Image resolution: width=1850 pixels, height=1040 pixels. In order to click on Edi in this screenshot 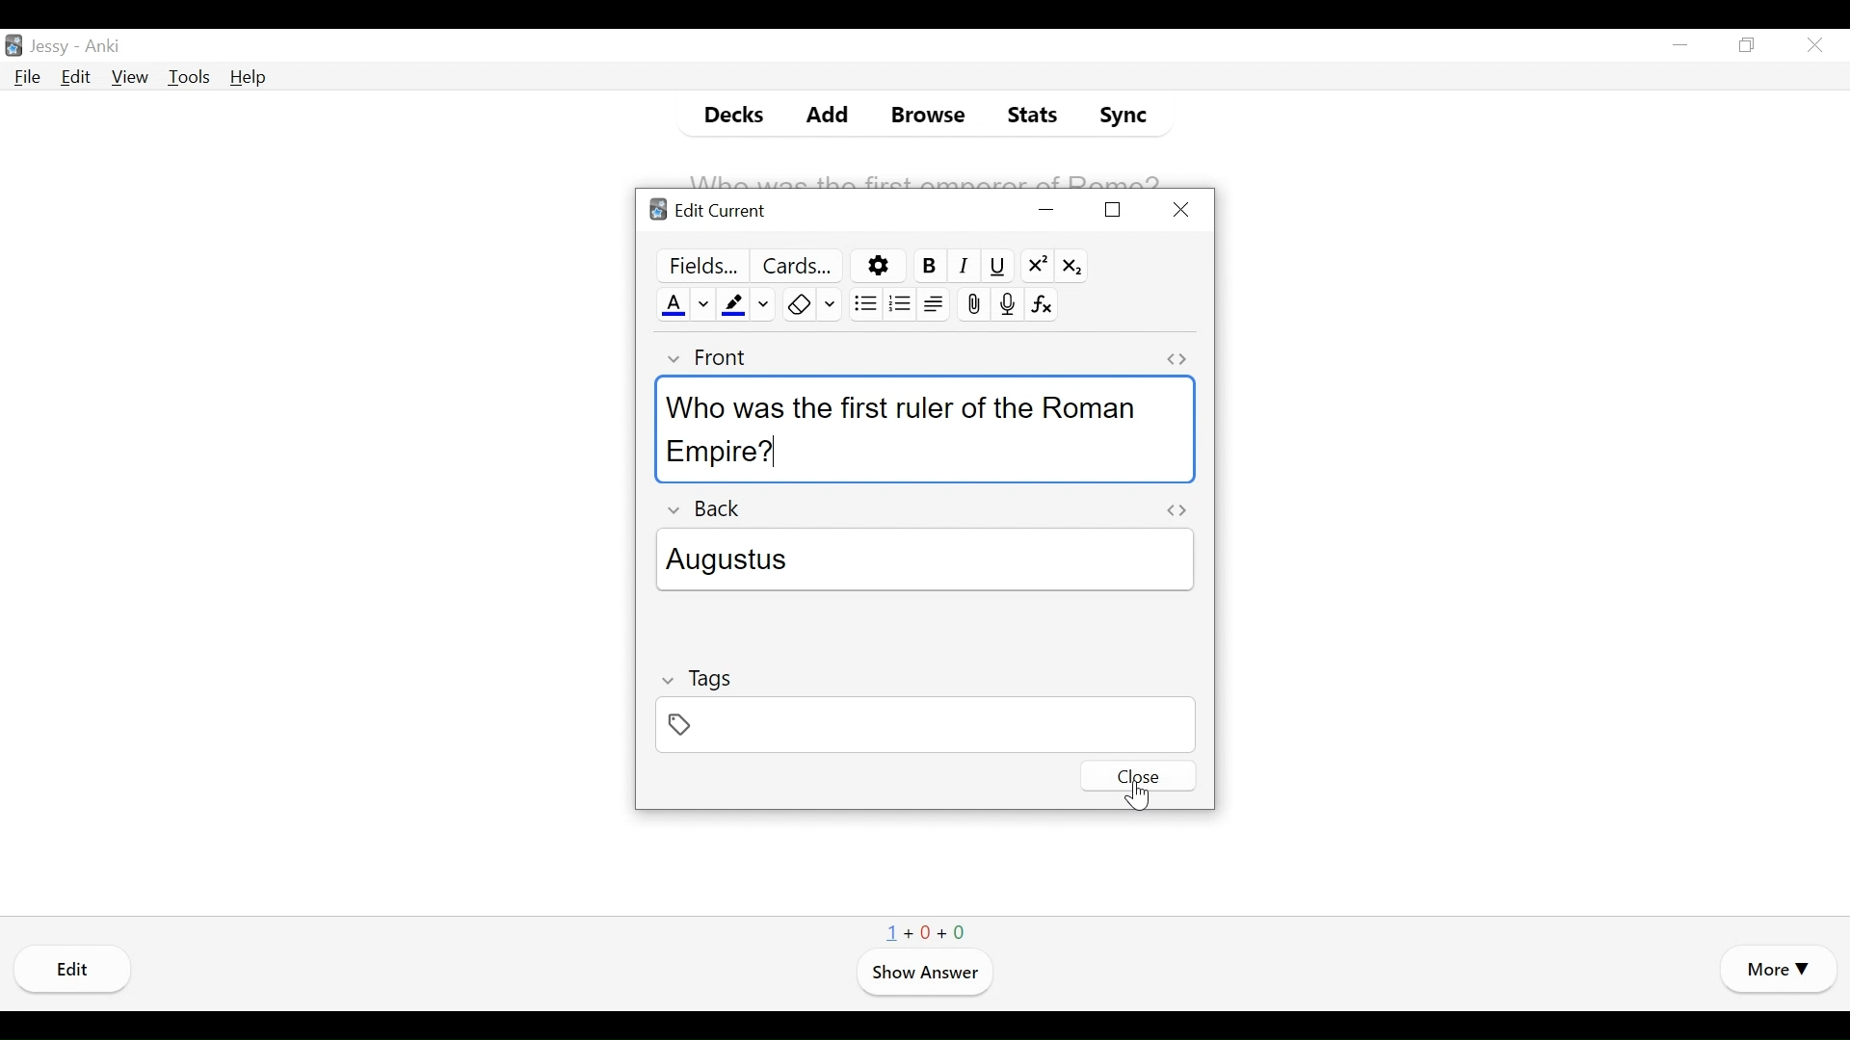, I will do `click(76, 970)`.